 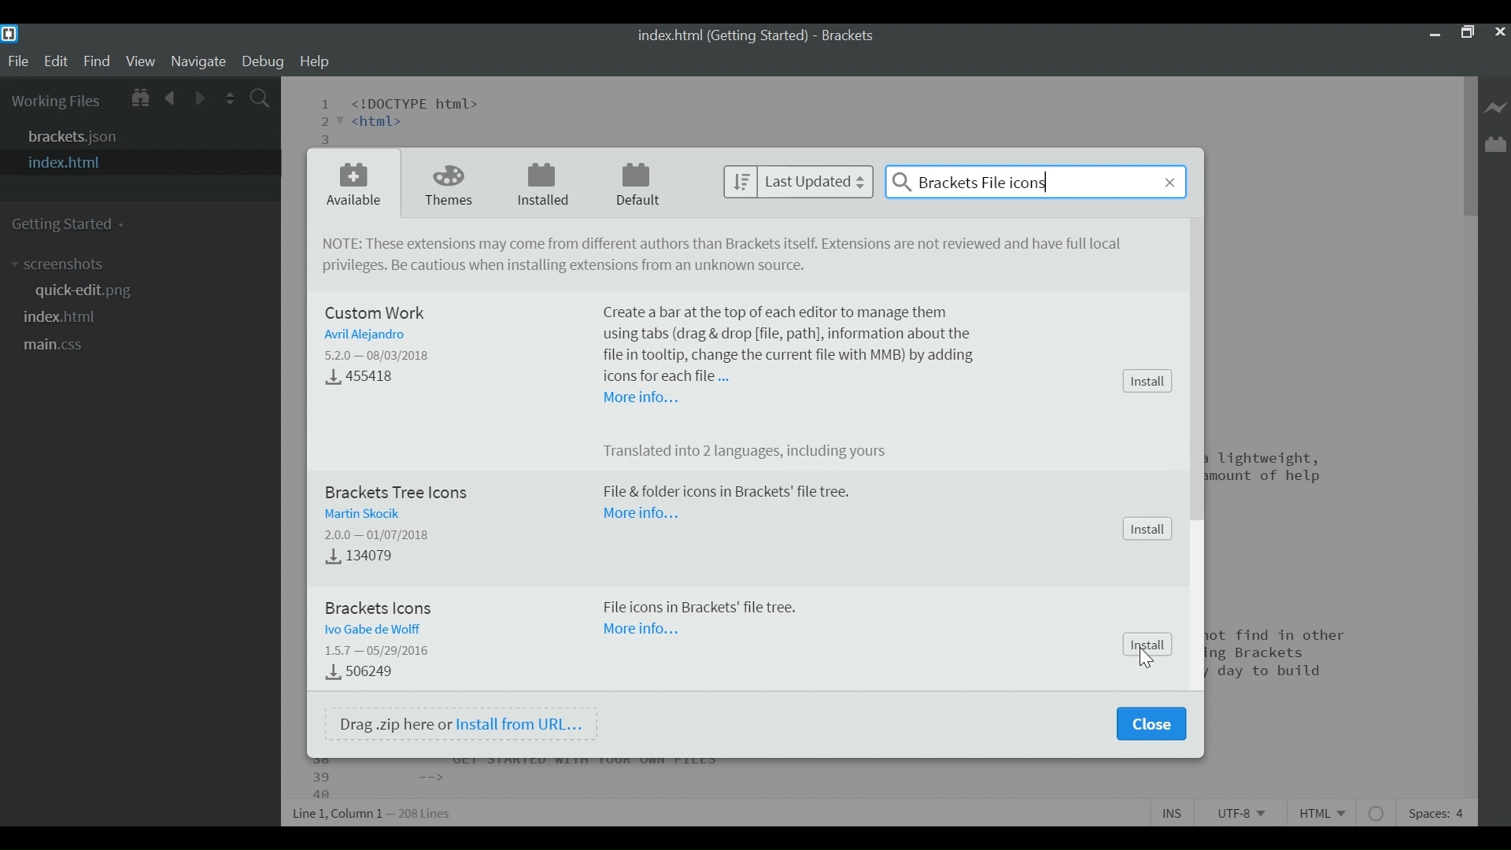 What do you see at coordinates (265, 63) in the screenshot?
I see `Debug` at bounding box center [265, 63].